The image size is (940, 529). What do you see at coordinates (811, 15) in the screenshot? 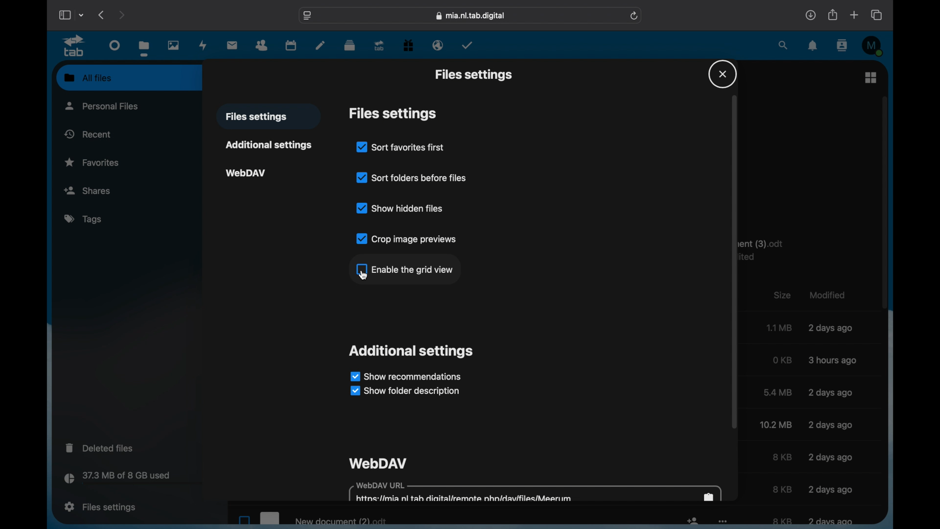
I see `downloads` at bounding box center [811, 15].